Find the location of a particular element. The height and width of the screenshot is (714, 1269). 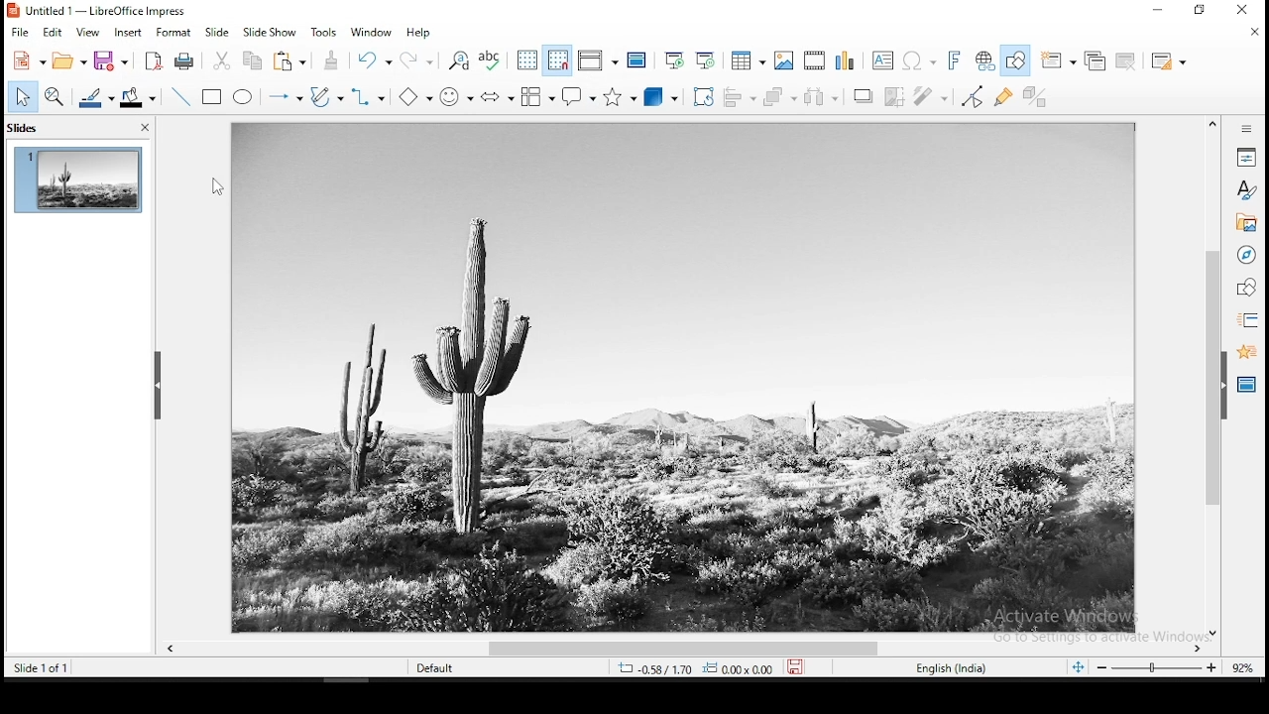

display views is located at coordinates (598, 59).